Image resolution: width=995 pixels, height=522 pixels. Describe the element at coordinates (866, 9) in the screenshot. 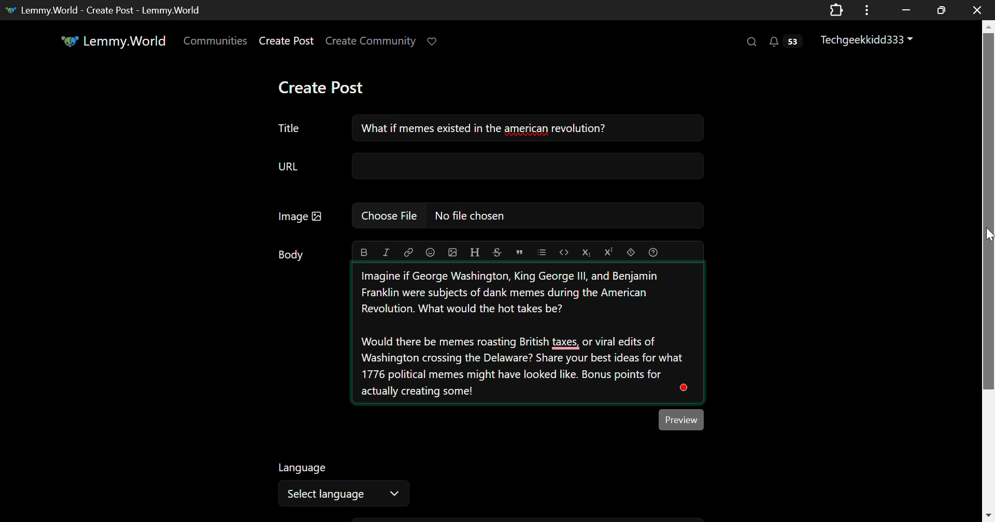

I see `Application Options` at that location.